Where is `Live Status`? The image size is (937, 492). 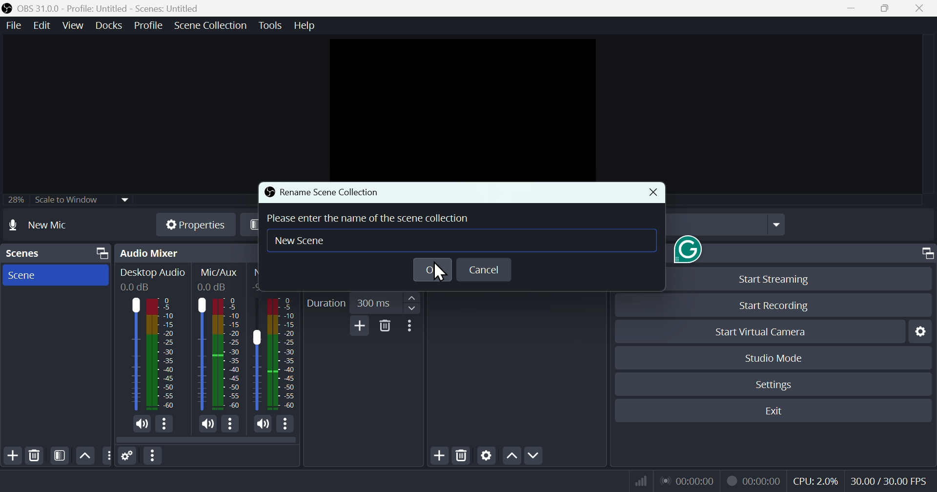 Live Status is located at coordinates (688, 481).